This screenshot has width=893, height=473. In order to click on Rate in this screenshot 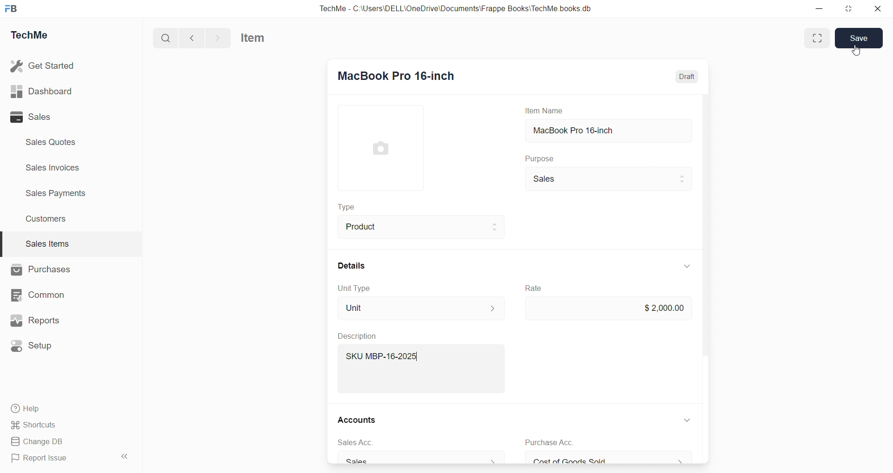, I will do `click(533, 288)`.